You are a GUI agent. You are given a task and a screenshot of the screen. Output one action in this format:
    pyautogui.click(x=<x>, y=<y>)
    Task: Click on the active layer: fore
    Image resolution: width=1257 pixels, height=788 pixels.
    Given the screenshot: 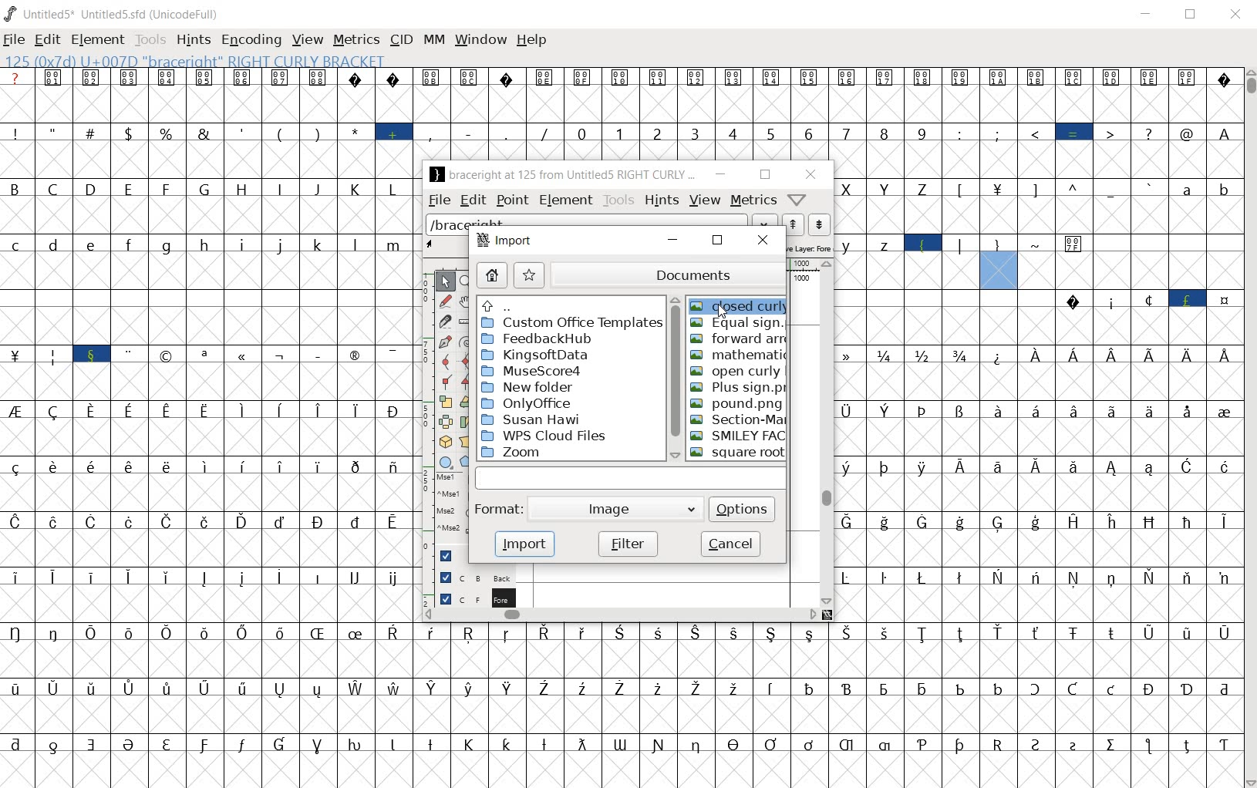 What is the action you would take?
    pyautogui.click(x=810, y=248)
    